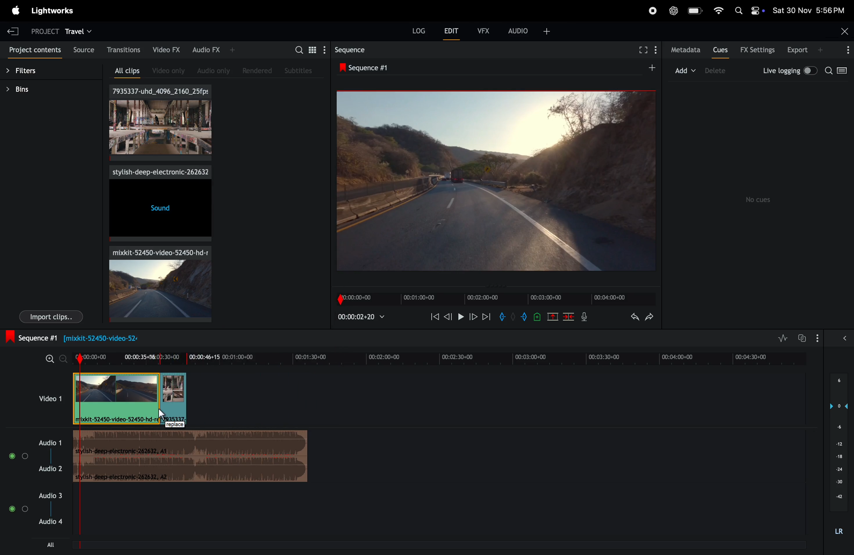 This screenshot has height=555, width=854. What do you see at coordinates (685, 49) in the screenshot?
I see `metadata` at bounding box center [685, 49].